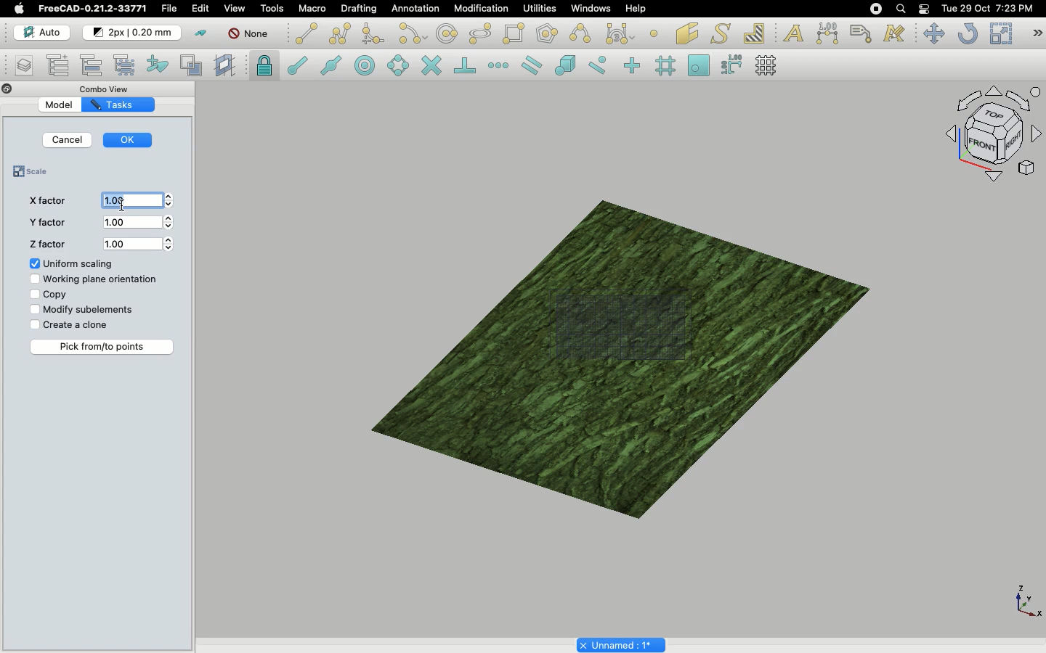  Describe the element at coordinates (137, 200) in the screenshot. I see `1` at that location.